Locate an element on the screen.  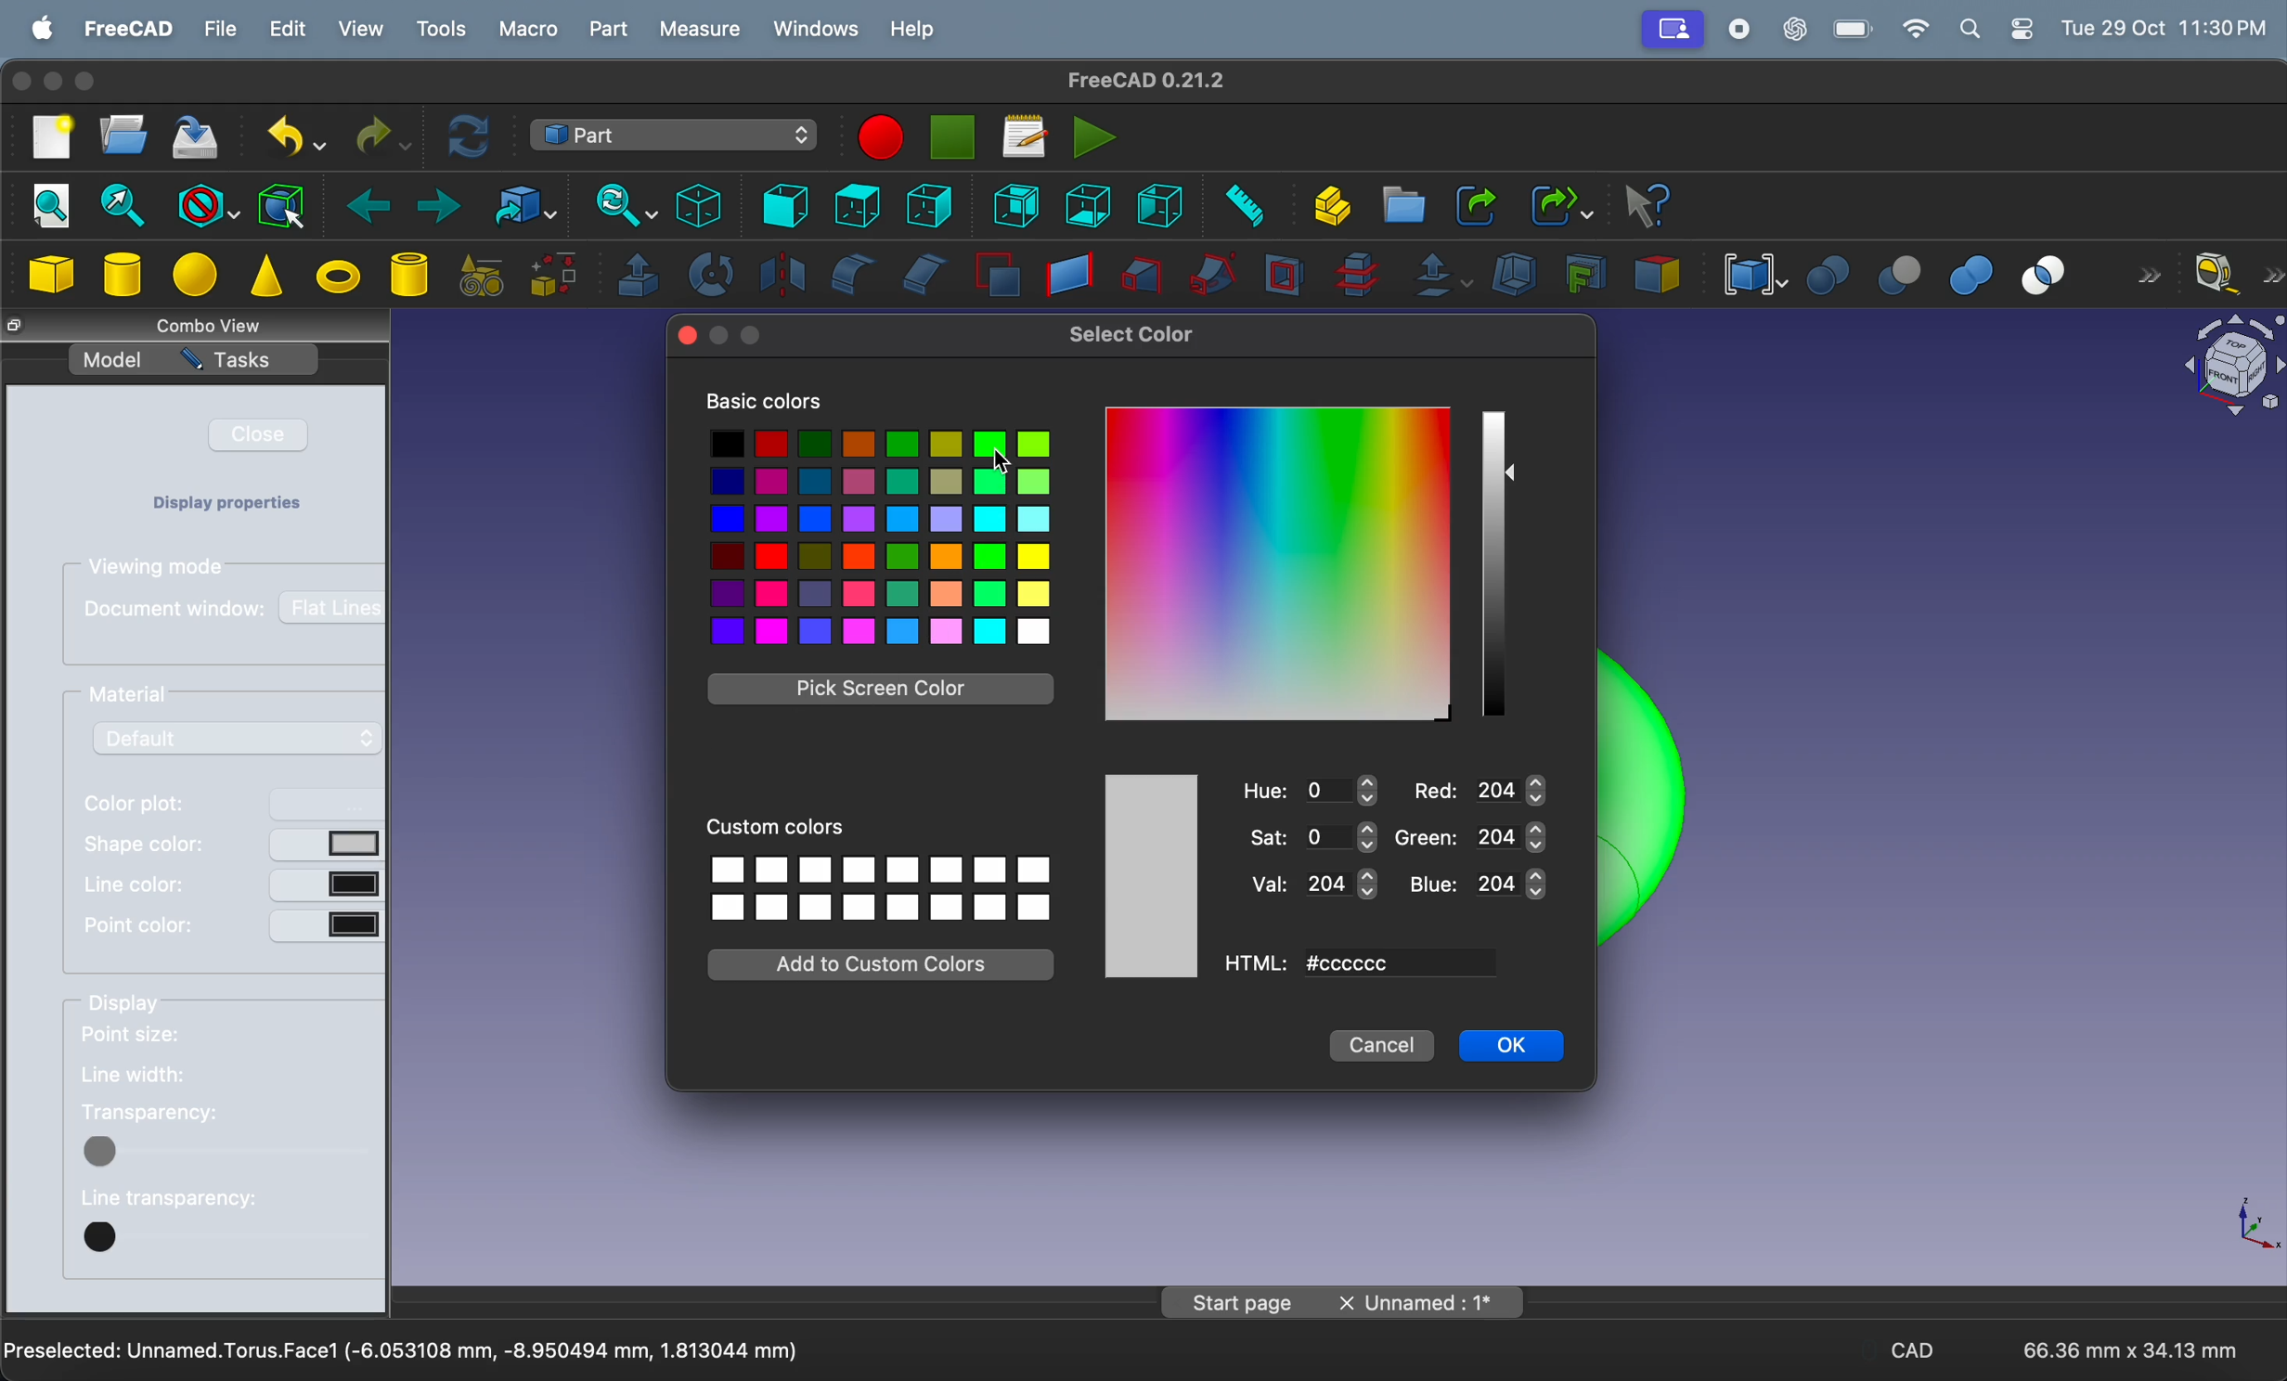
custom colors is located at coordinates (881, 887).